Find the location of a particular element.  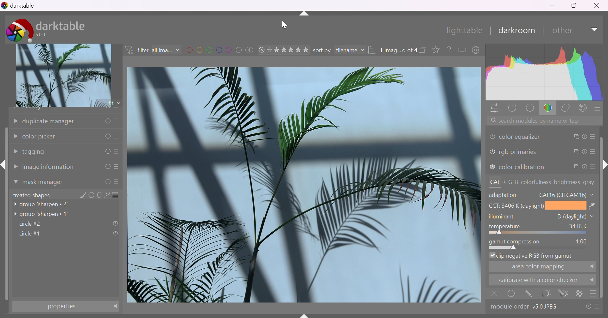

darkroom is located at coordinates (516, 31).